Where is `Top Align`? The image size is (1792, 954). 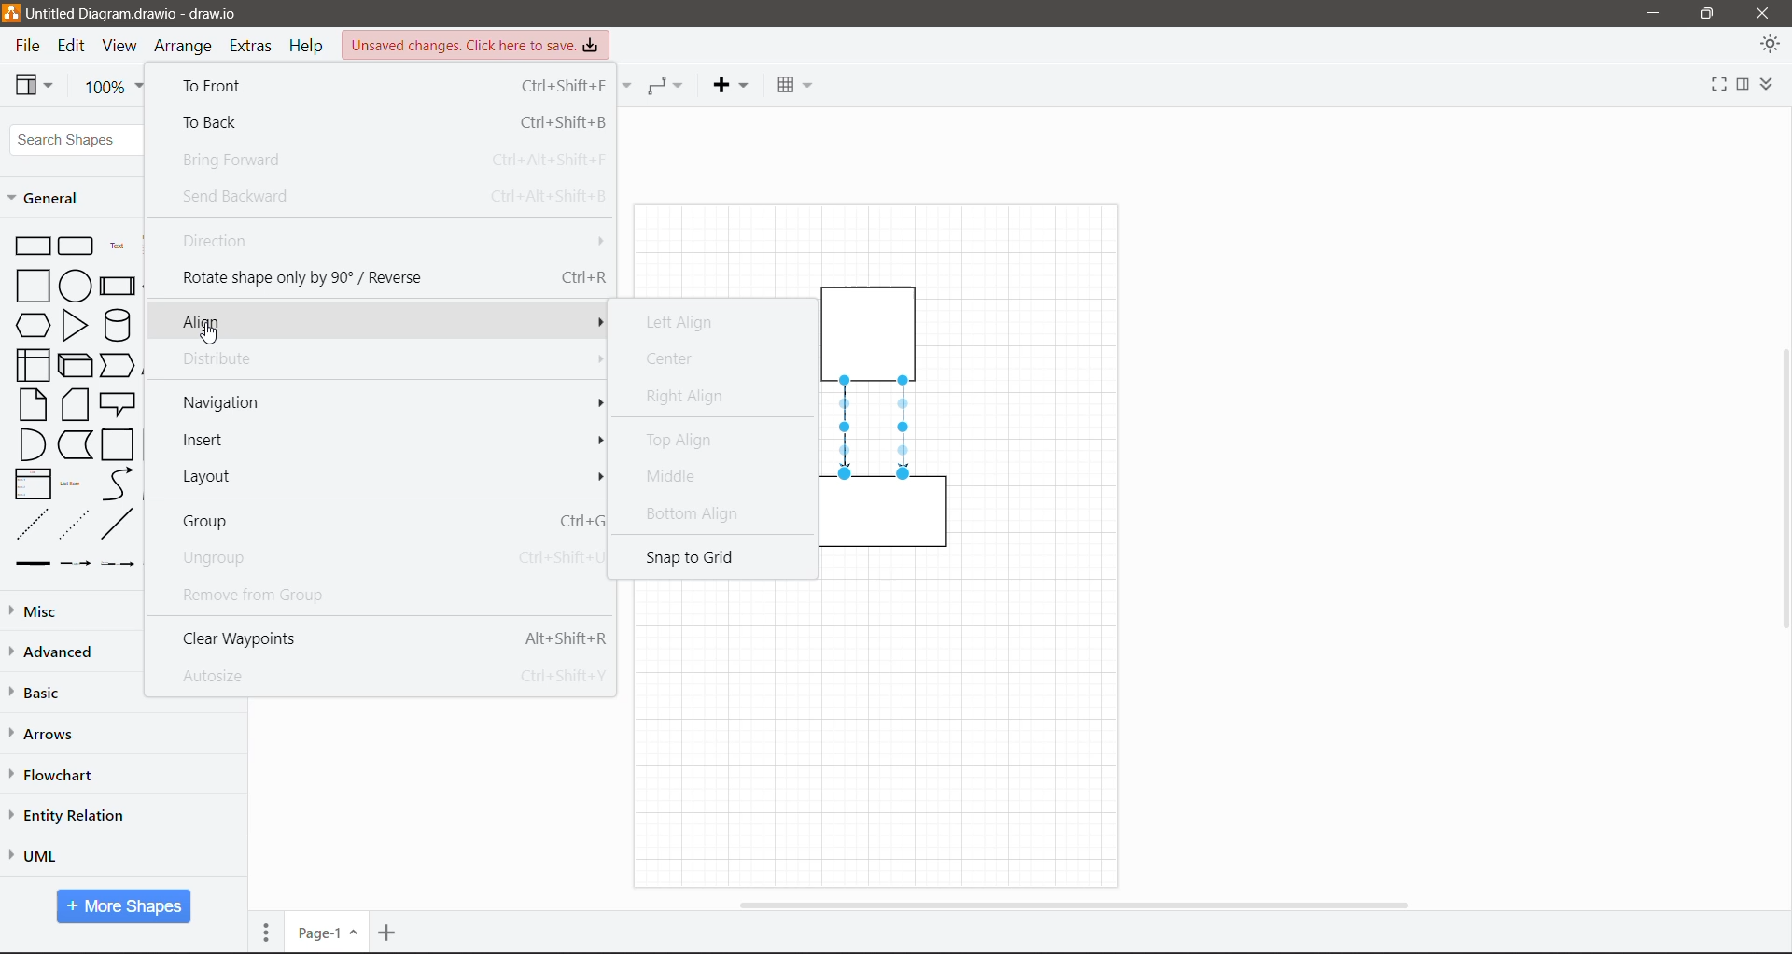 Top Align is located at coordinates (687, 442).